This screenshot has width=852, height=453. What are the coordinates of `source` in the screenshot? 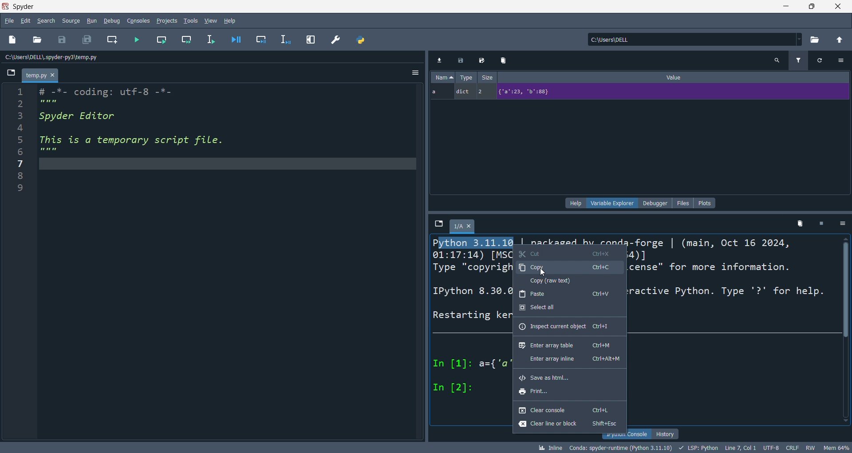 It's located at (69, 22).